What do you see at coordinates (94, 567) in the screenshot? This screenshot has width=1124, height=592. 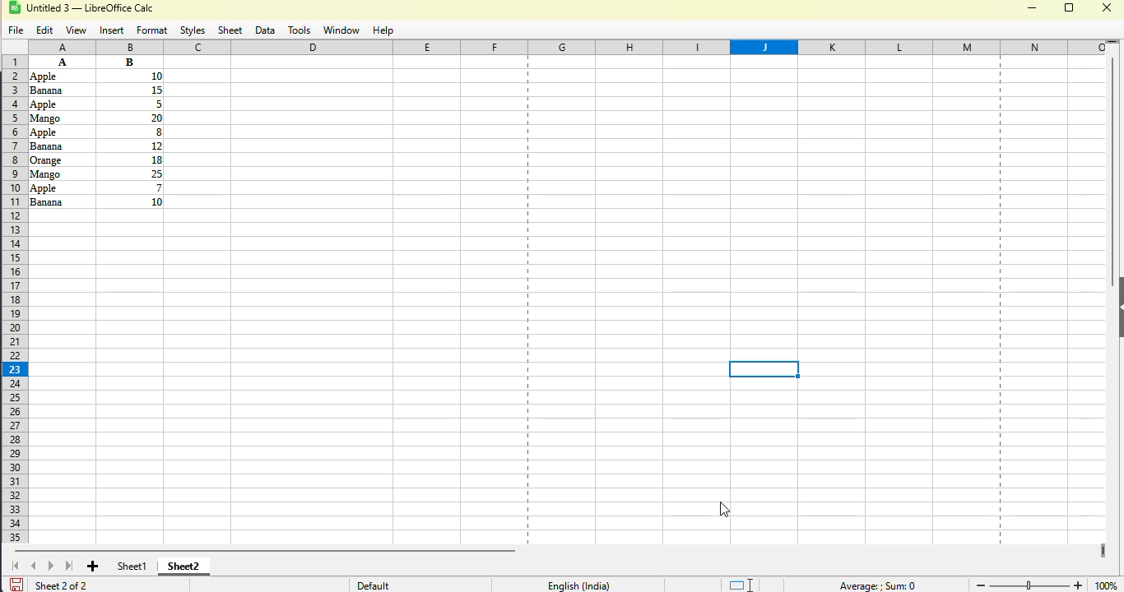 I see `add new sheet` at bounding box center [94, 567].